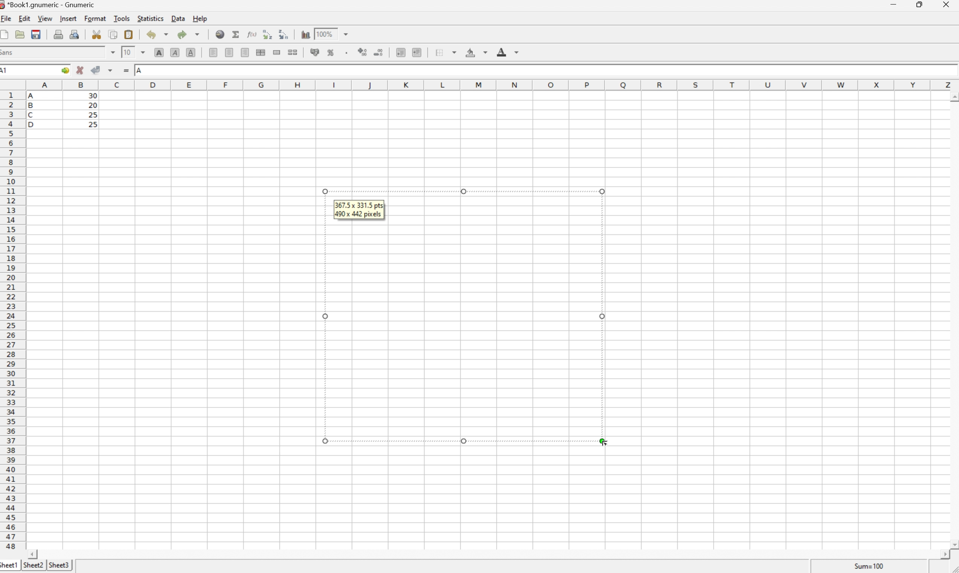  I want to click on D, so click(34, 124).